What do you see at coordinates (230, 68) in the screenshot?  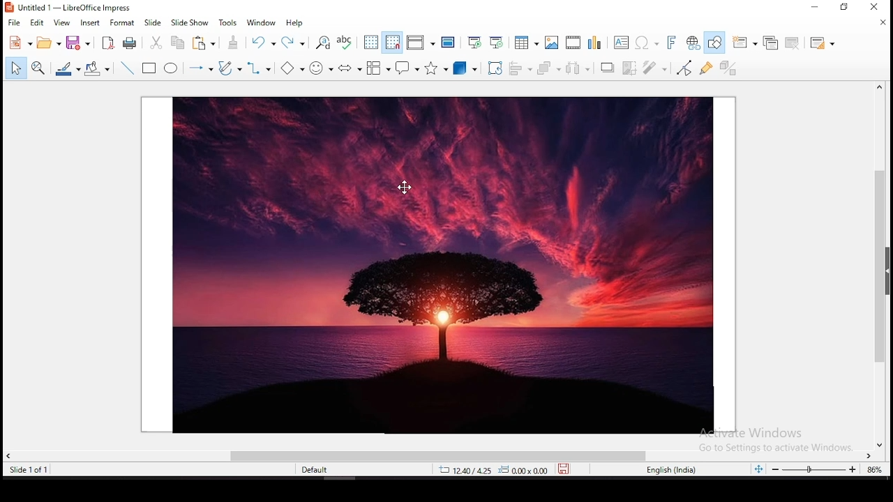 I see `curves and polygons` at bounding box center [230, 68].